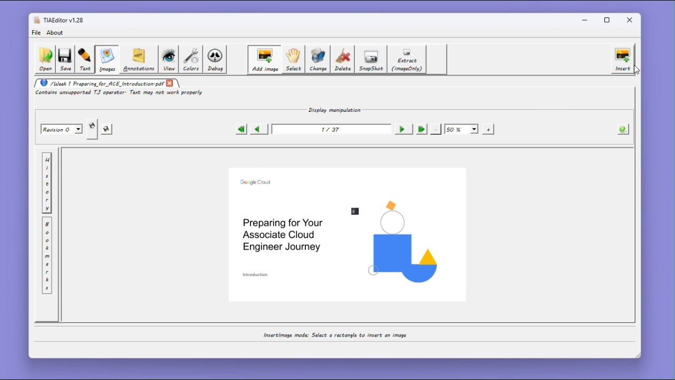 The width and height of the screenshot is (675, 380). What do you see at coordinates (421, 129) in the screenshot?
I see `Last page` at bounding box center [421, 129].